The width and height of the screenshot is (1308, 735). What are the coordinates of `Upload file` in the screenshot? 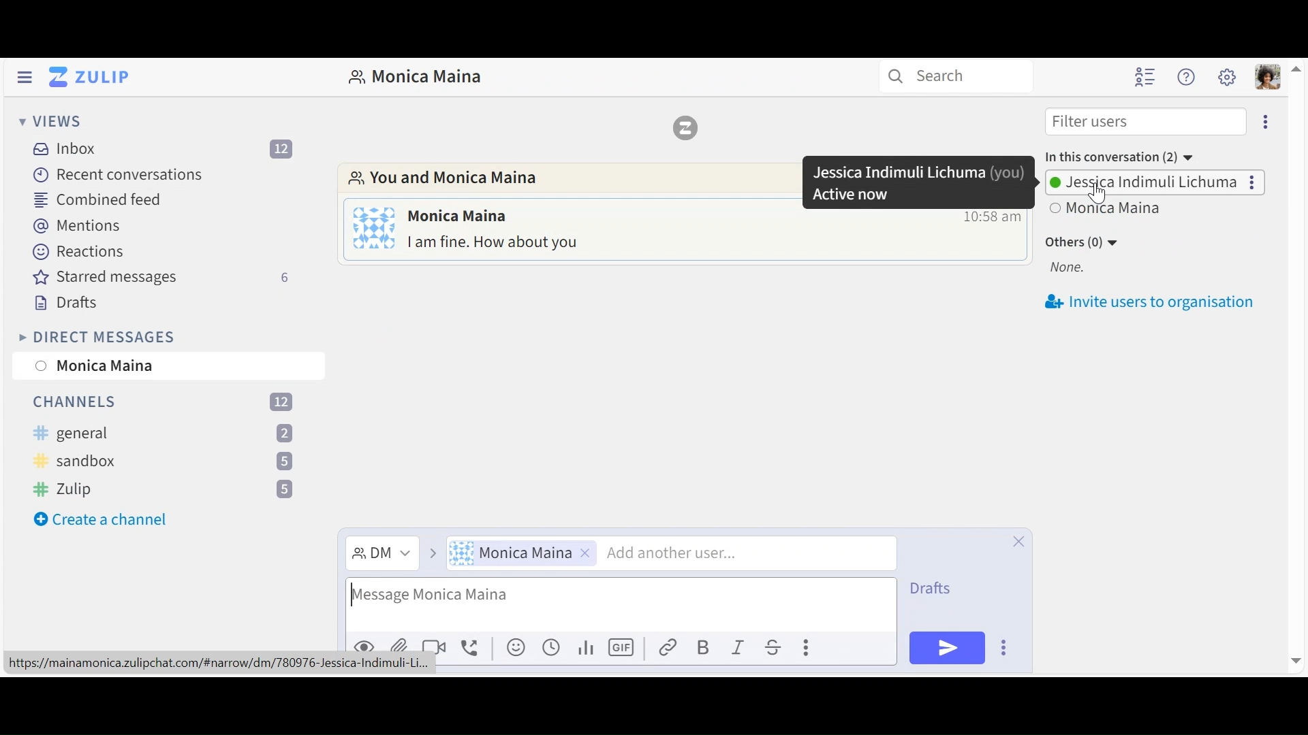 It's located at (401, 644).